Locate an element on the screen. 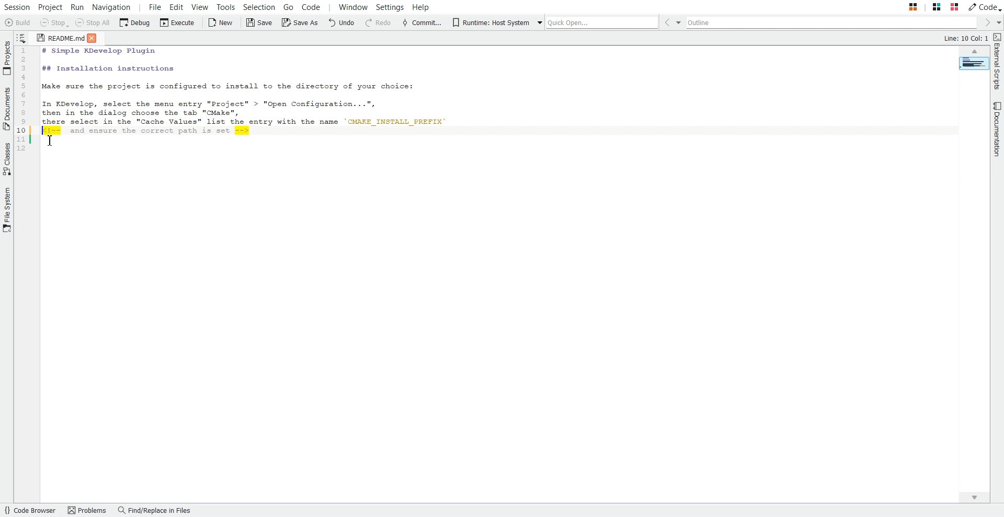 The image size is (1004, 517). Go is located at coordinates (288, 6).